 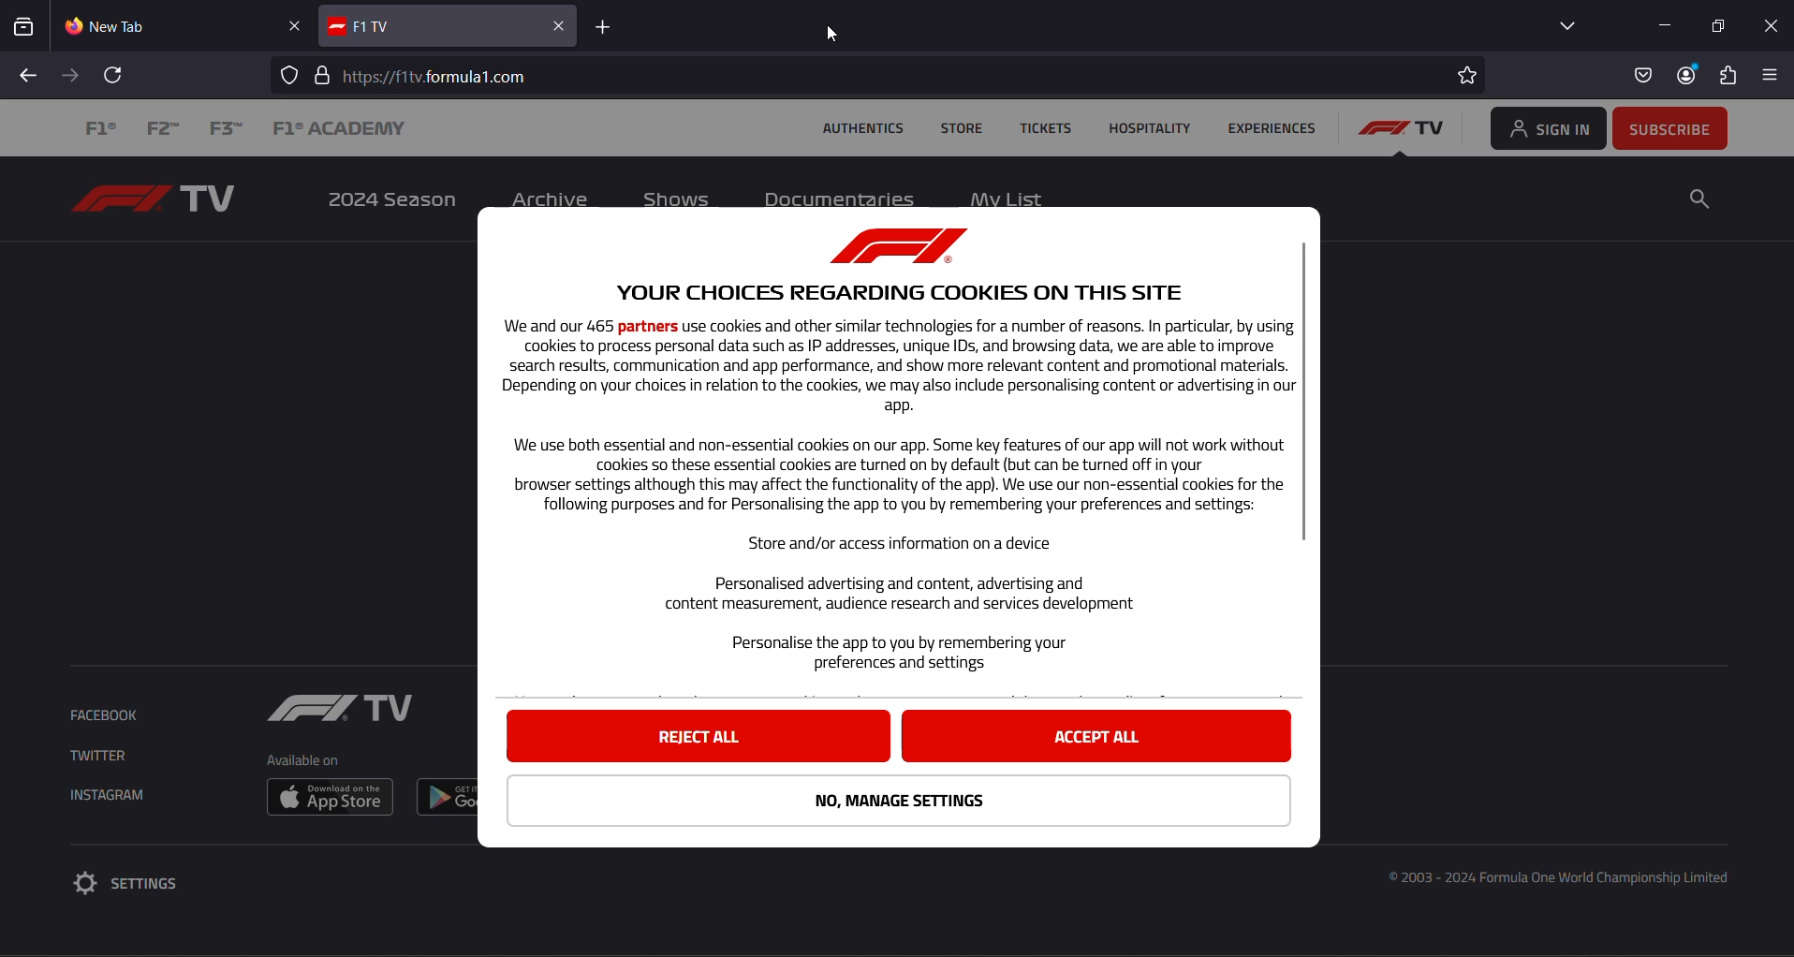 I want to click on web app title and logo, so click(x=433, y=25).